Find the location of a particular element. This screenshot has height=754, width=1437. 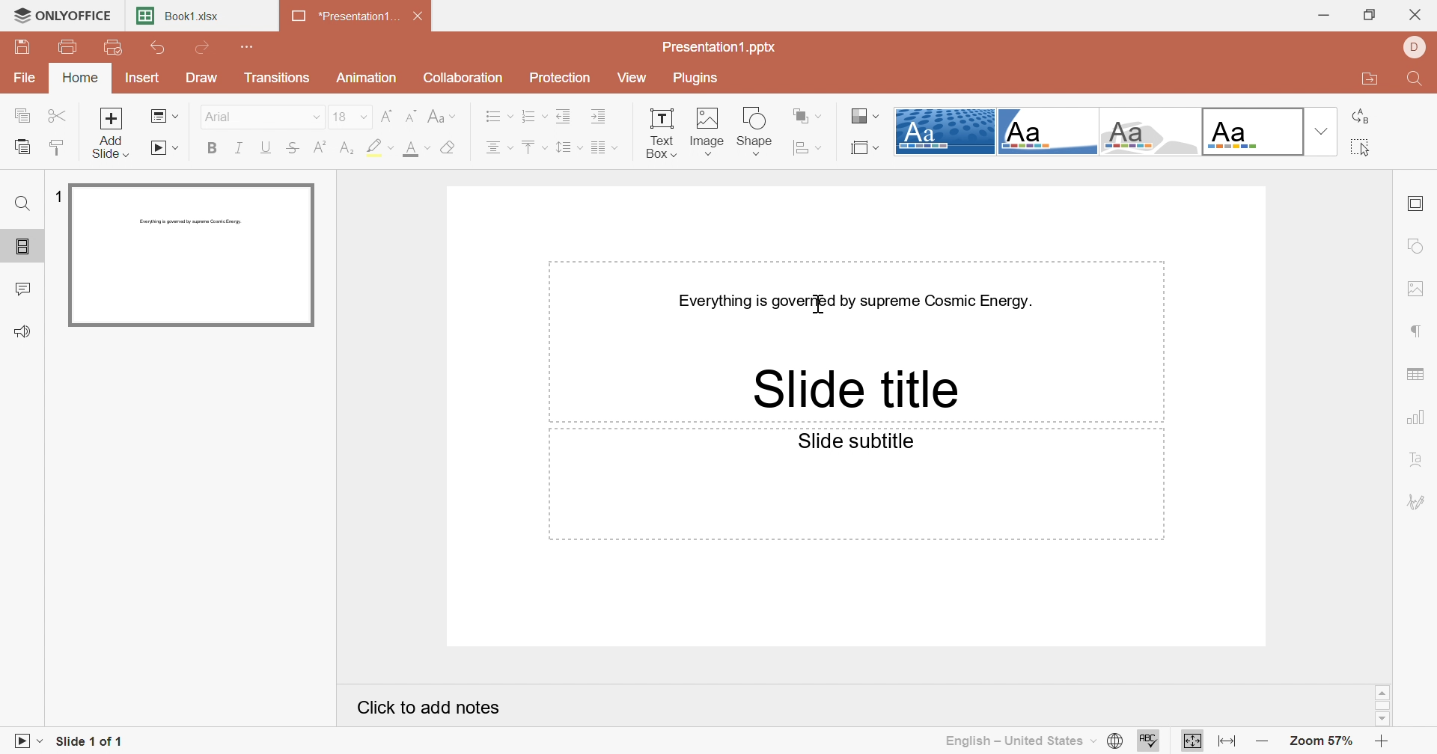

Corner is located at coordinates (1046, 132).